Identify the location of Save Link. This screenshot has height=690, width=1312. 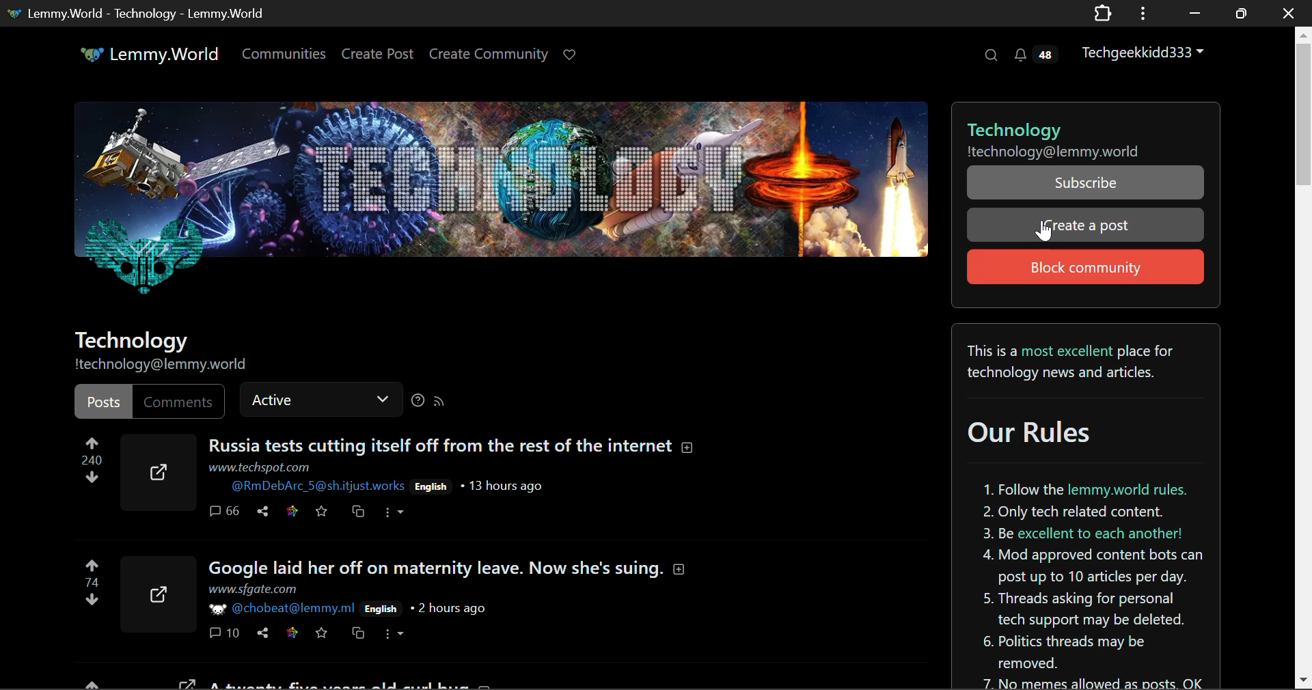
(292, 509).